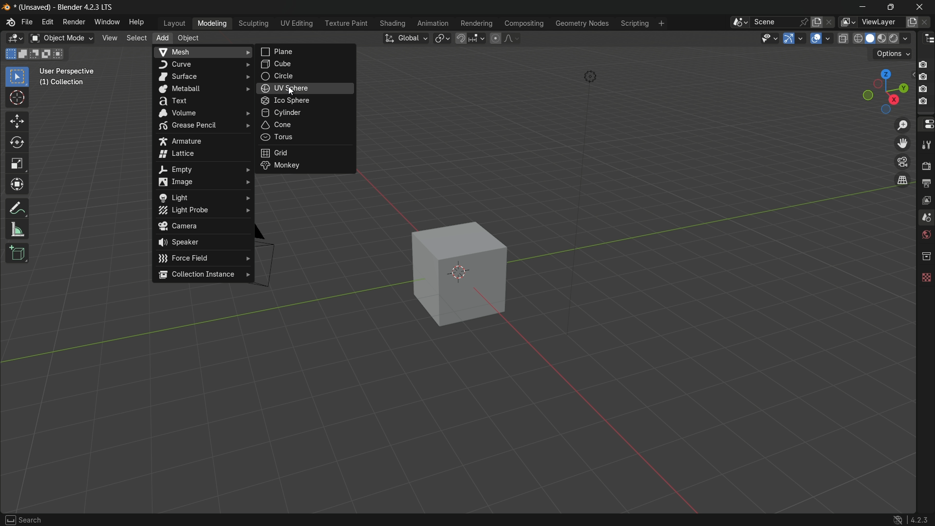 Image resolution: width=935 pixels, height=526 pixels. Describe the element at coordinates (205, 211) in the screenshot. I see `light probe` at that location.